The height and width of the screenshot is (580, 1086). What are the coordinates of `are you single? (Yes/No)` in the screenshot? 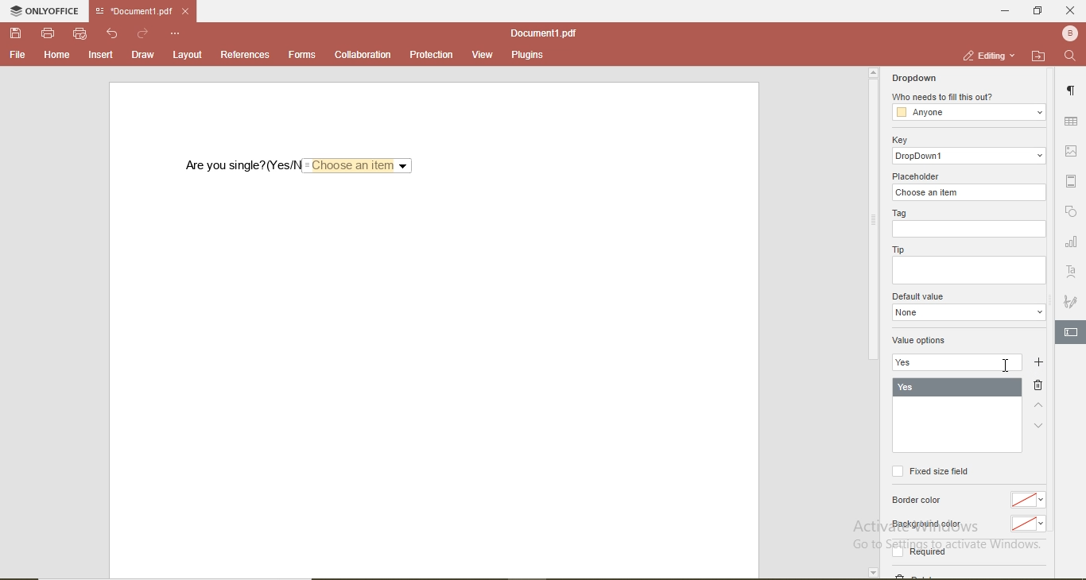 It's located at (242, 166).